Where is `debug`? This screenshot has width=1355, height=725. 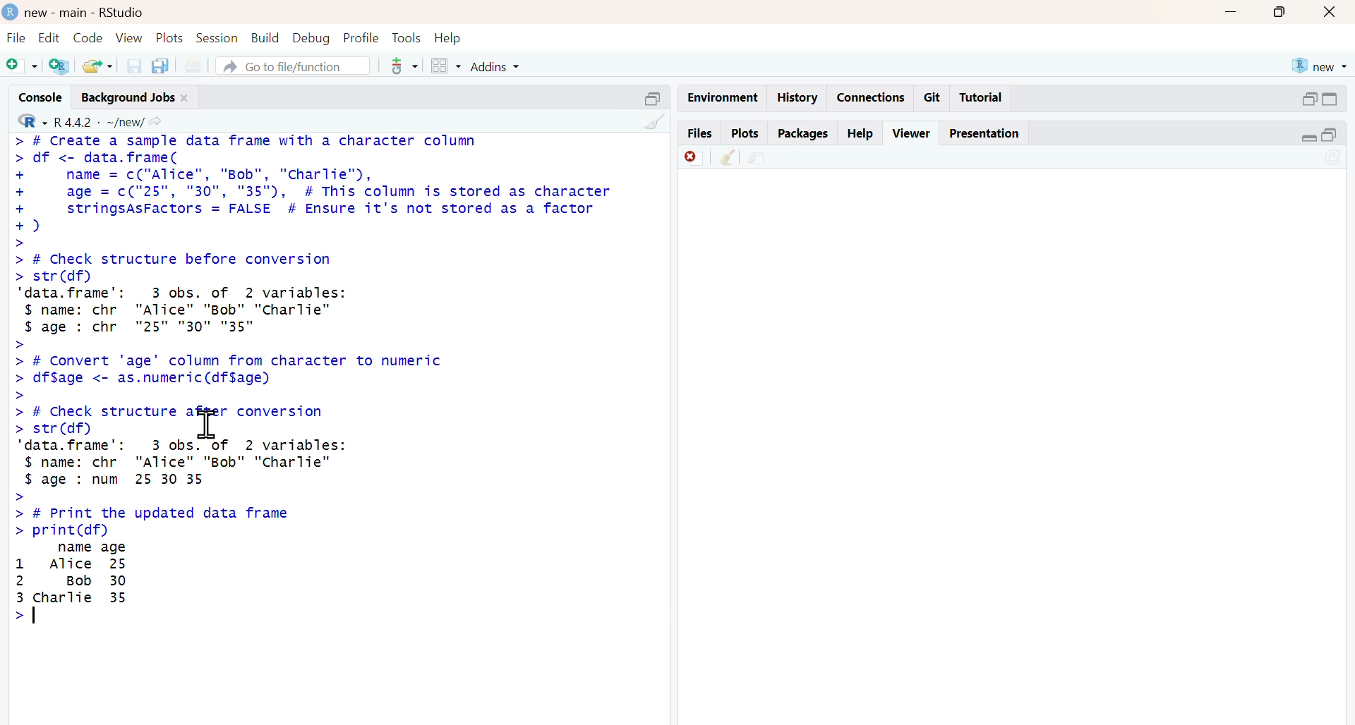 debug is located at coordinates (311, 39).